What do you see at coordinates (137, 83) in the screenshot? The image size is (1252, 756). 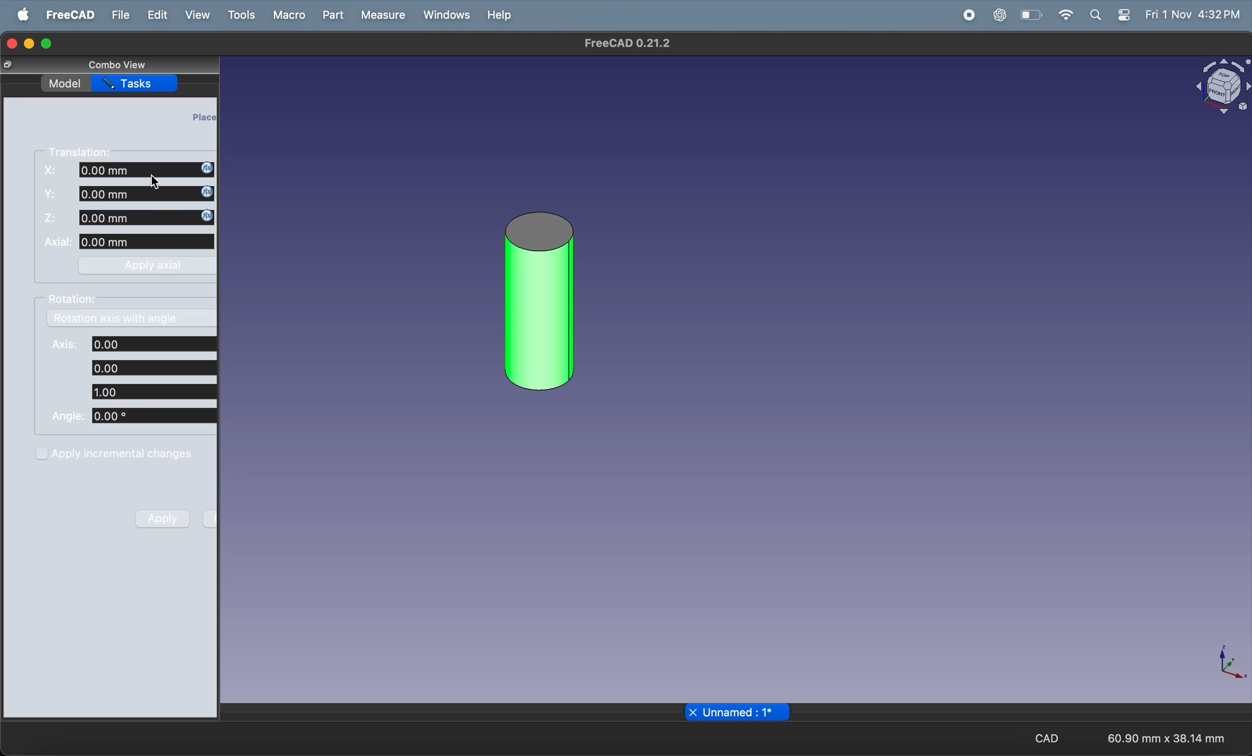 I see `tasks` at bounding box center [137, 83].